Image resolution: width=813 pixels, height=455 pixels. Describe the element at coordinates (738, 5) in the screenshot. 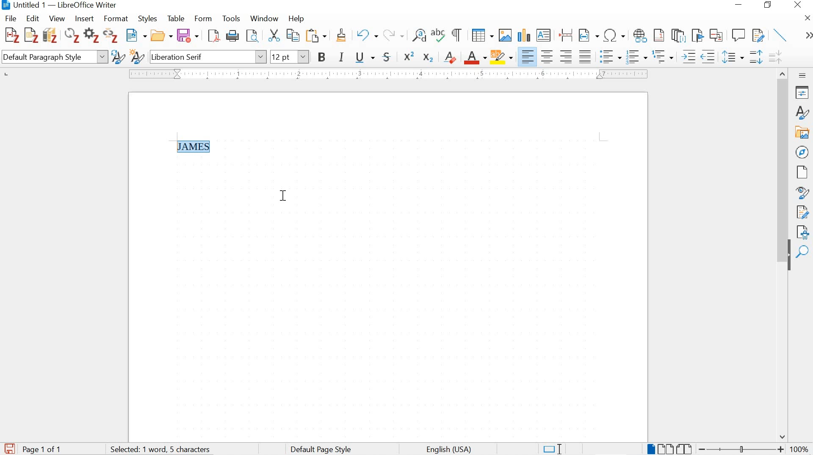

I see `minimize` at that location.